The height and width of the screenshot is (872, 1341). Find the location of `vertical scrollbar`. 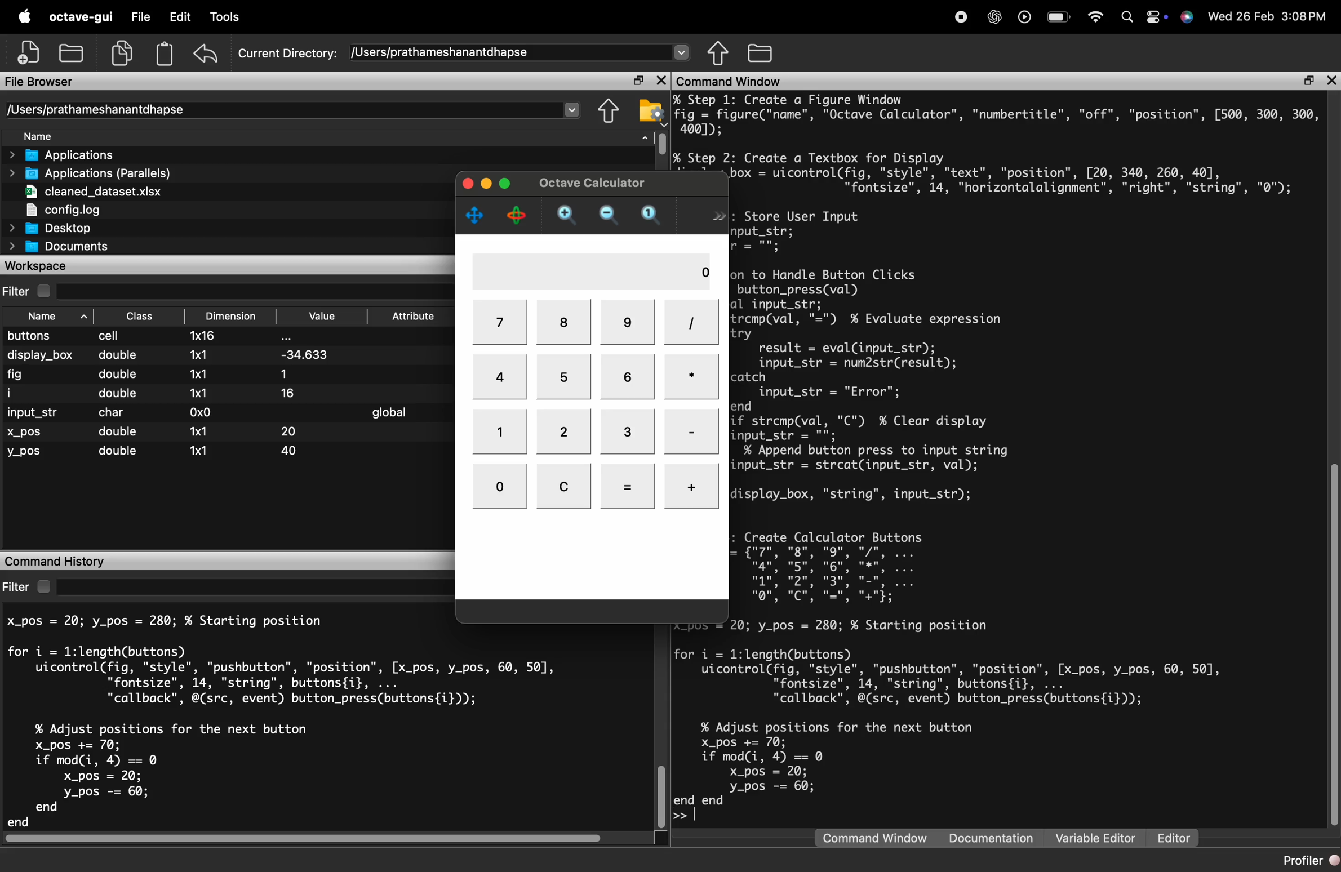

vertical scrollbar is located at coordinates (660, 797).